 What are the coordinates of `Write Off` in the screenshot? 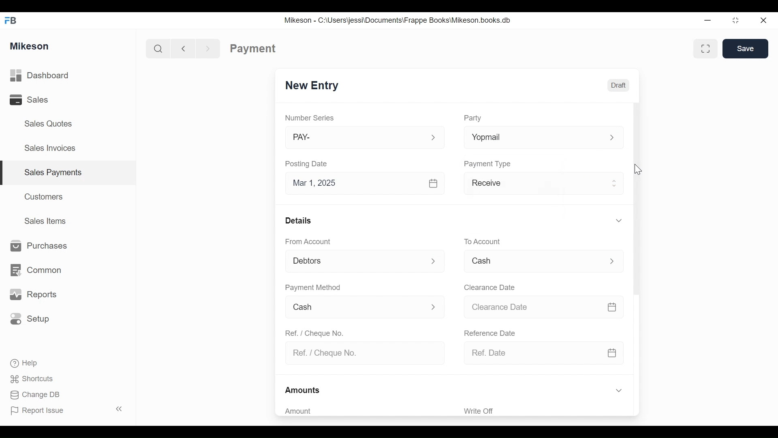 It's located at (479, 411).